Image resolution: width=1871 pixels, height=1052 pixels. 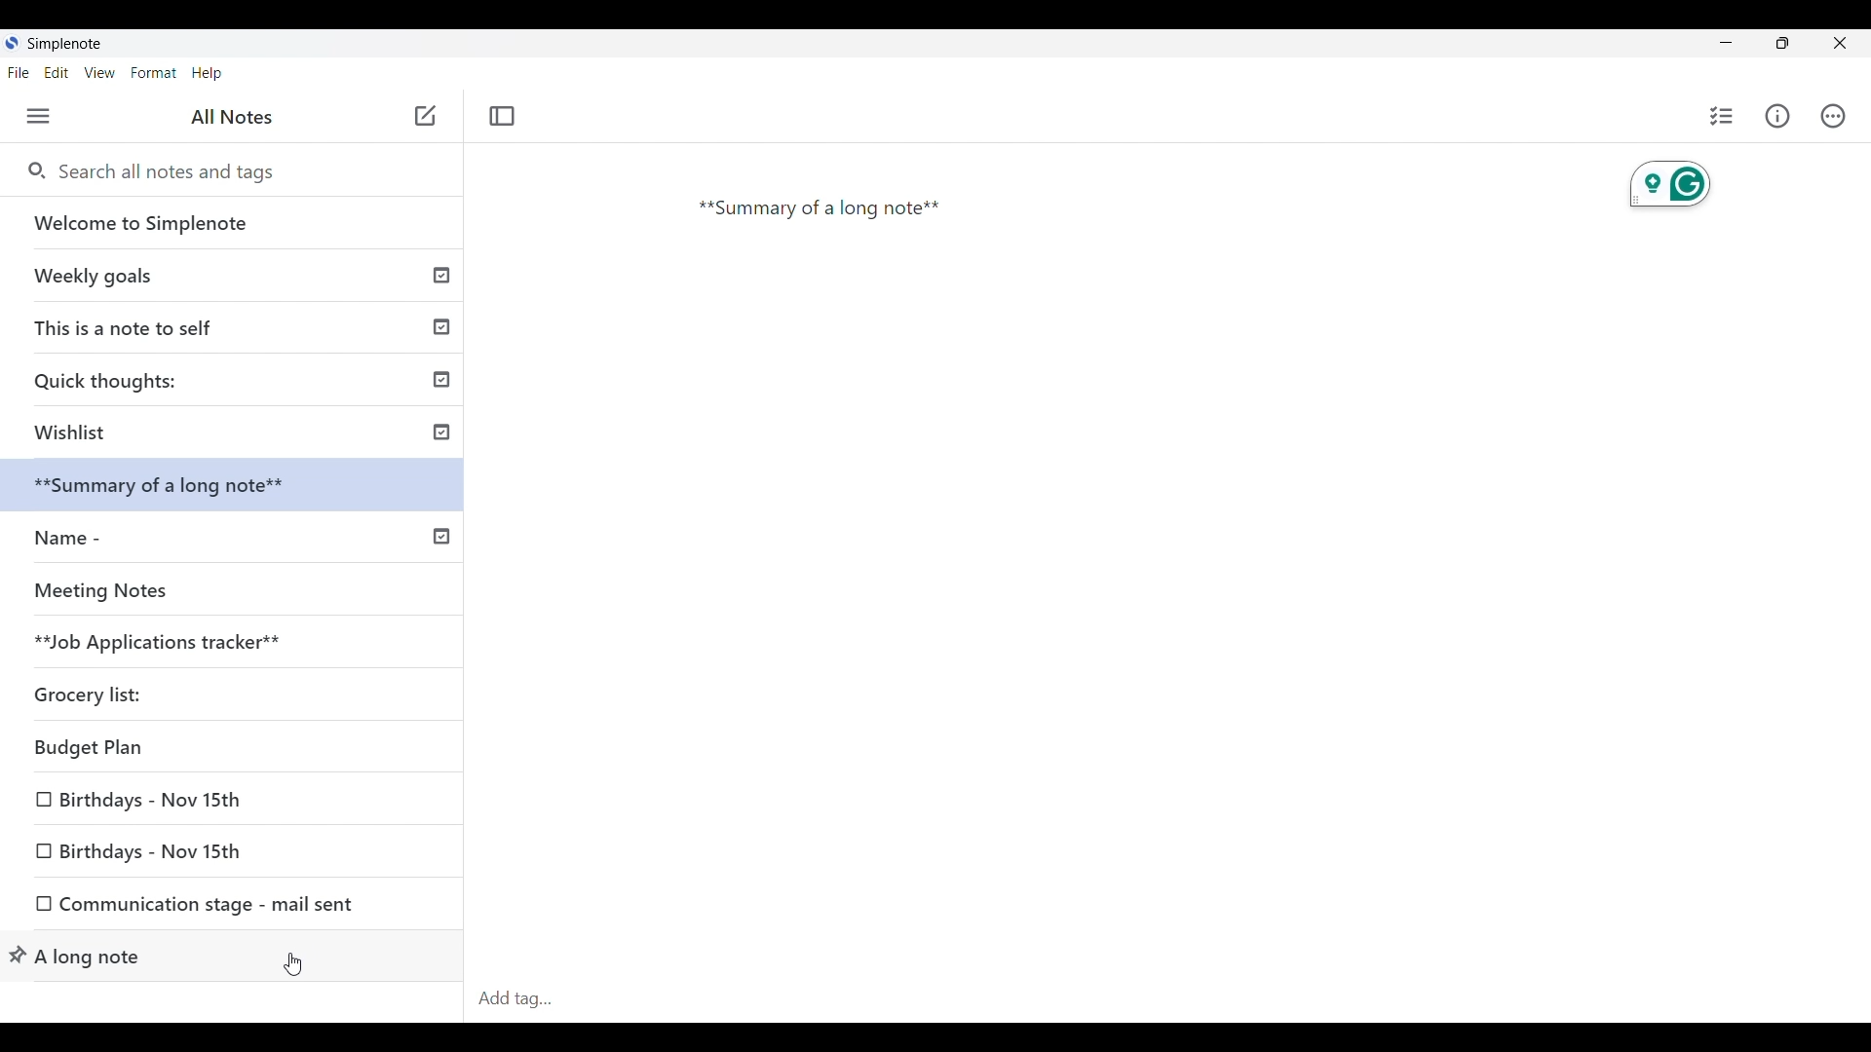 What do you see at coordinates (175, 172) in the screenshot?
I see `Search all notes and tags` at bounding box center [175, 172].